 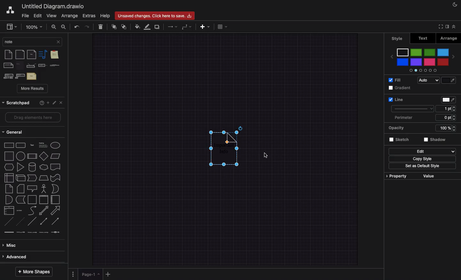 What do you see at coordinates (55, 167) in the screenshot?
I see `document` at bounding box center [55, 167].